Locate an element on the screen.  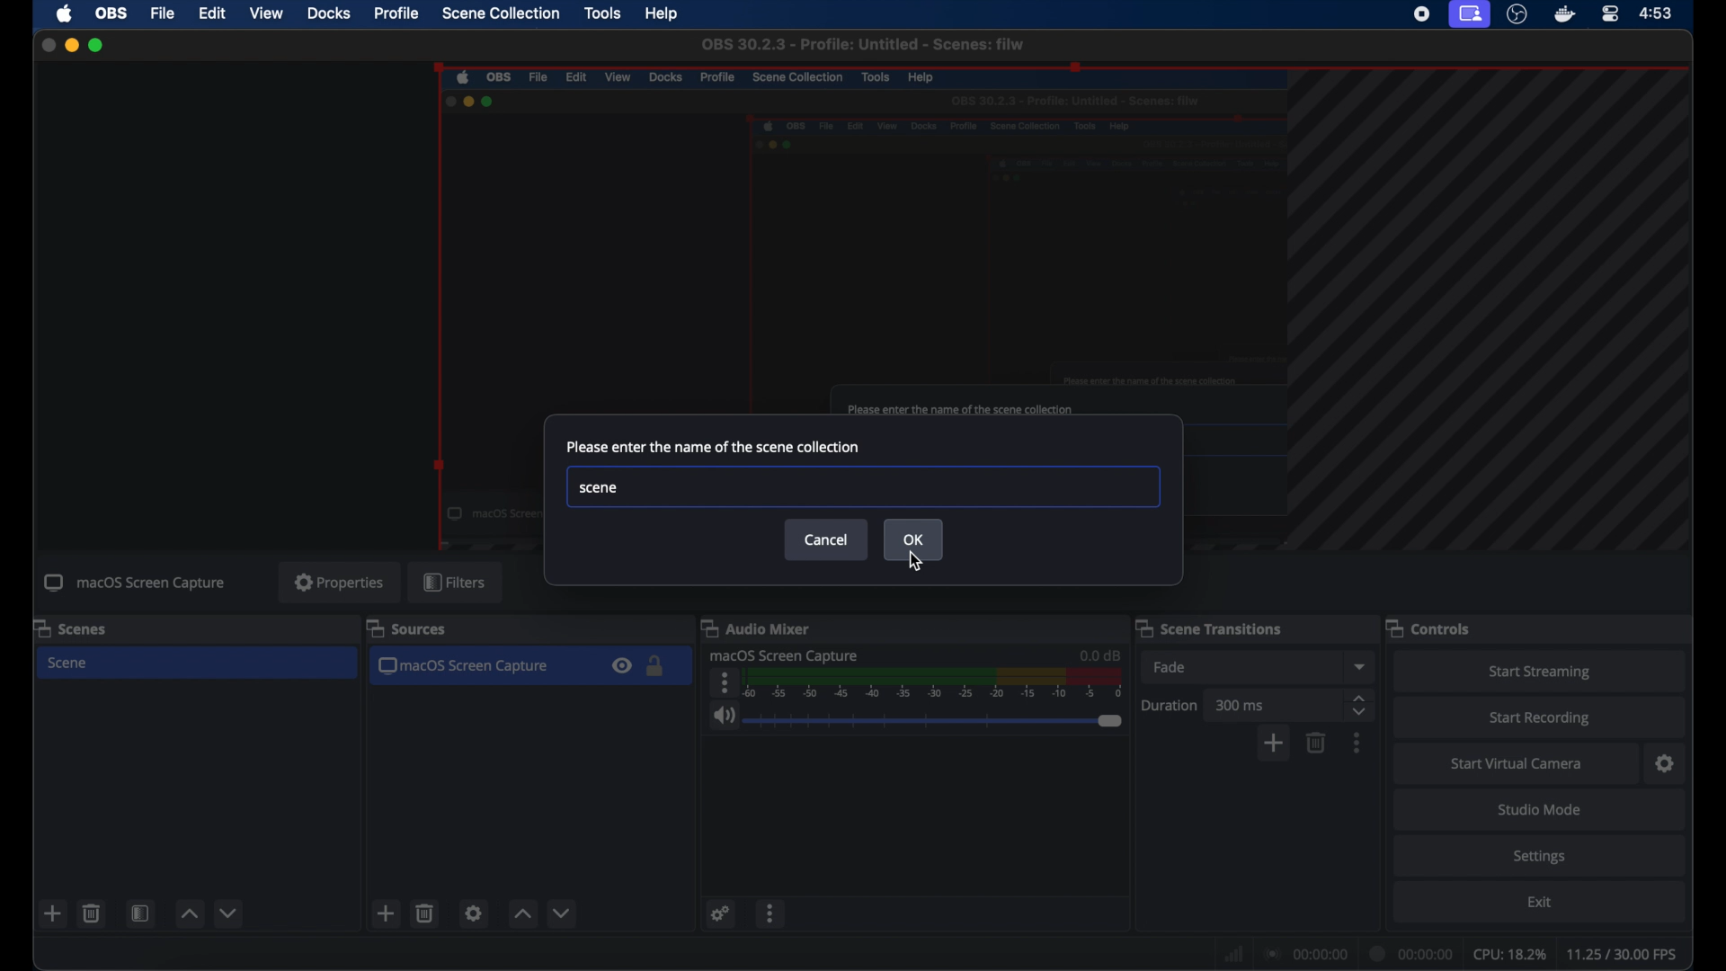
scale is located at coordinates (936, 683).